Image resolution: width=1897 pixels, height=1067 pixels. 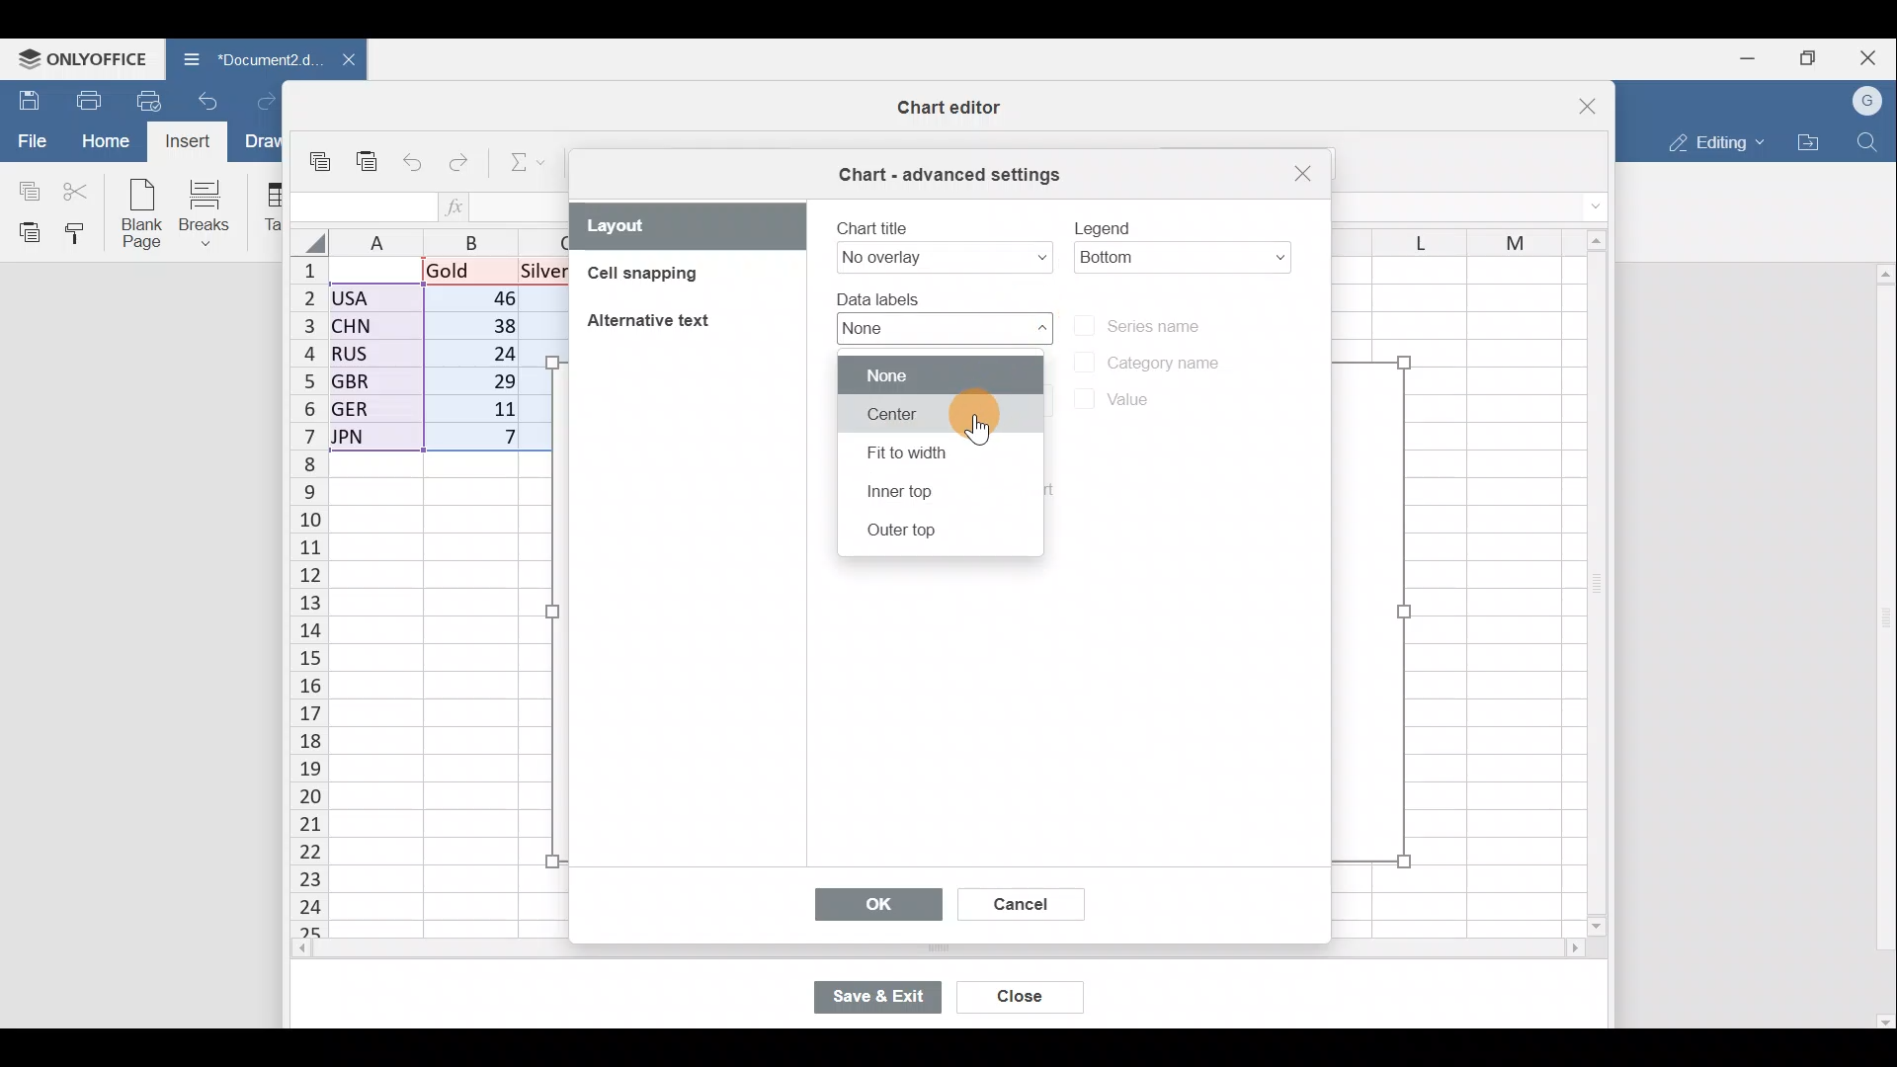 I want to click on Redo, so click(x=460, y=167).